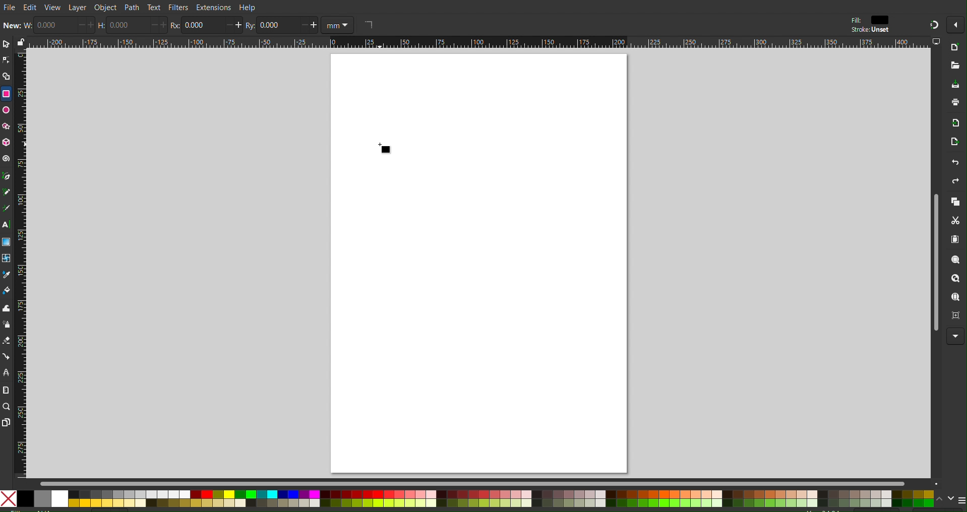  What do you see at coordinates (952, 124) in the screenshot?
I see `Import Bitmap` at bounding box center [952, 124].